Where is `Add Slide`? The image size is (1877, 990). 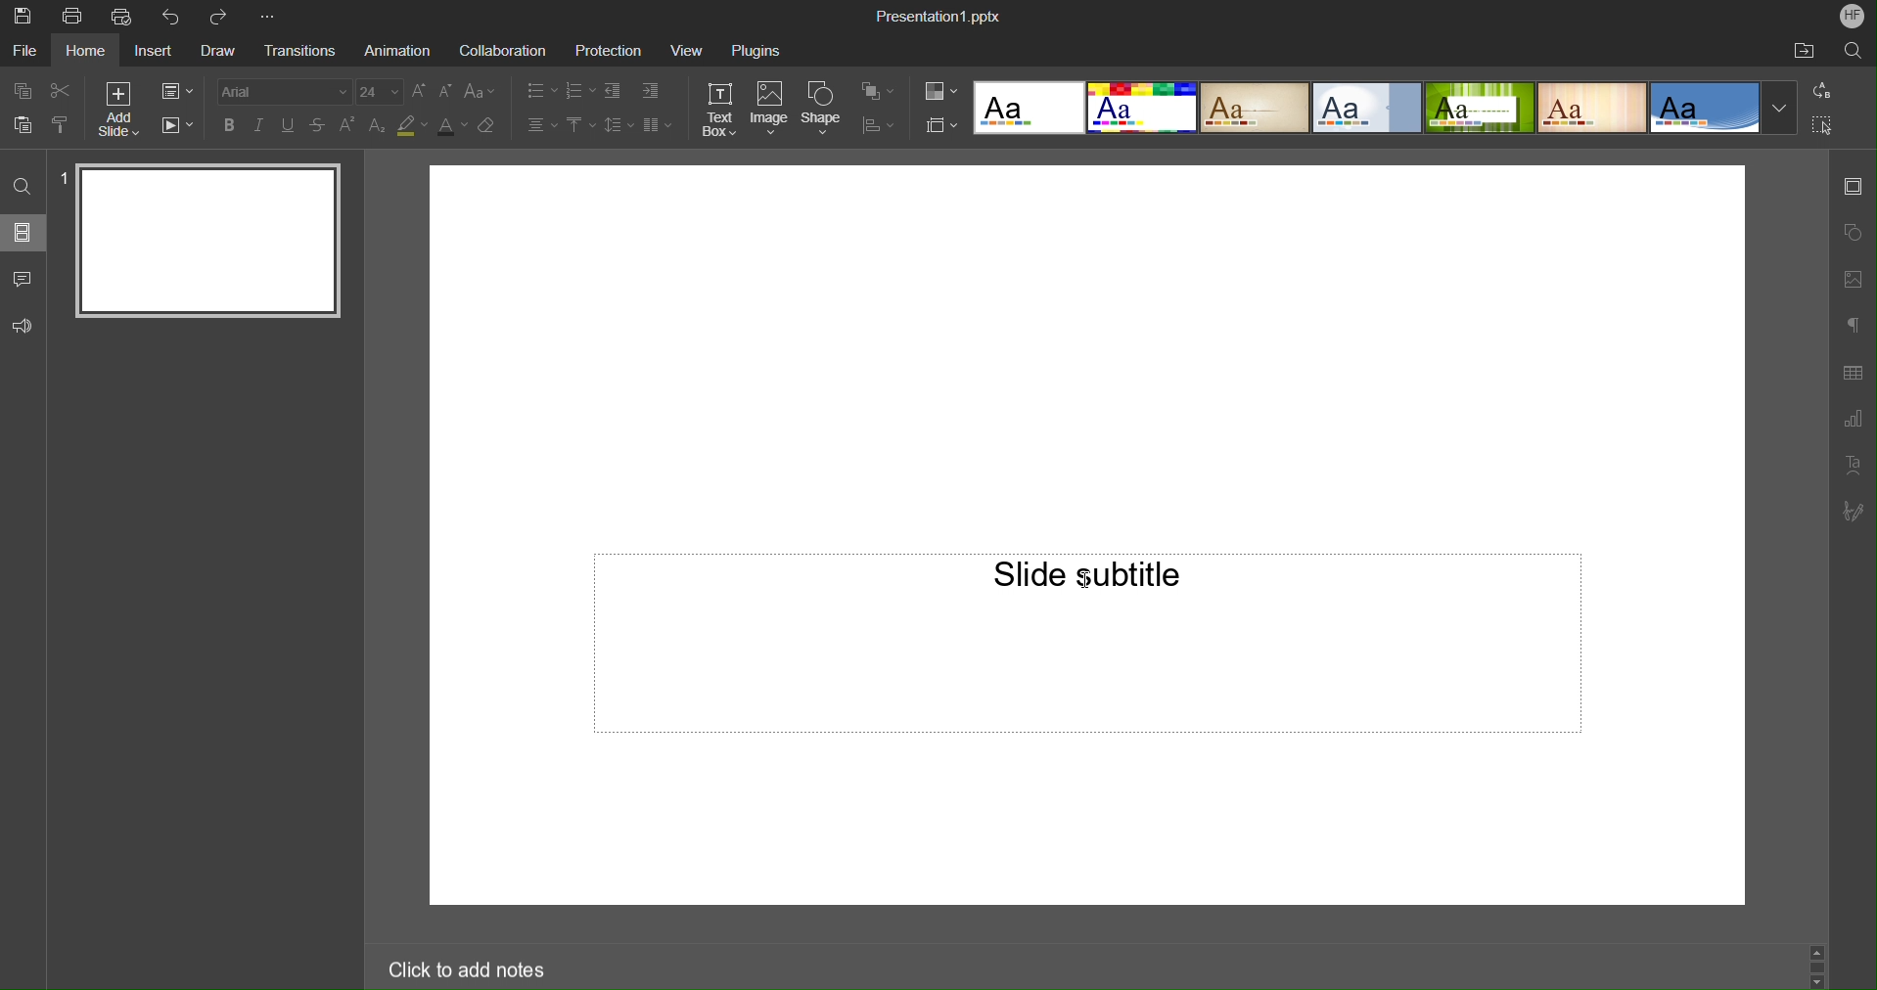
Add Slide is located at coordinates (117, 108).